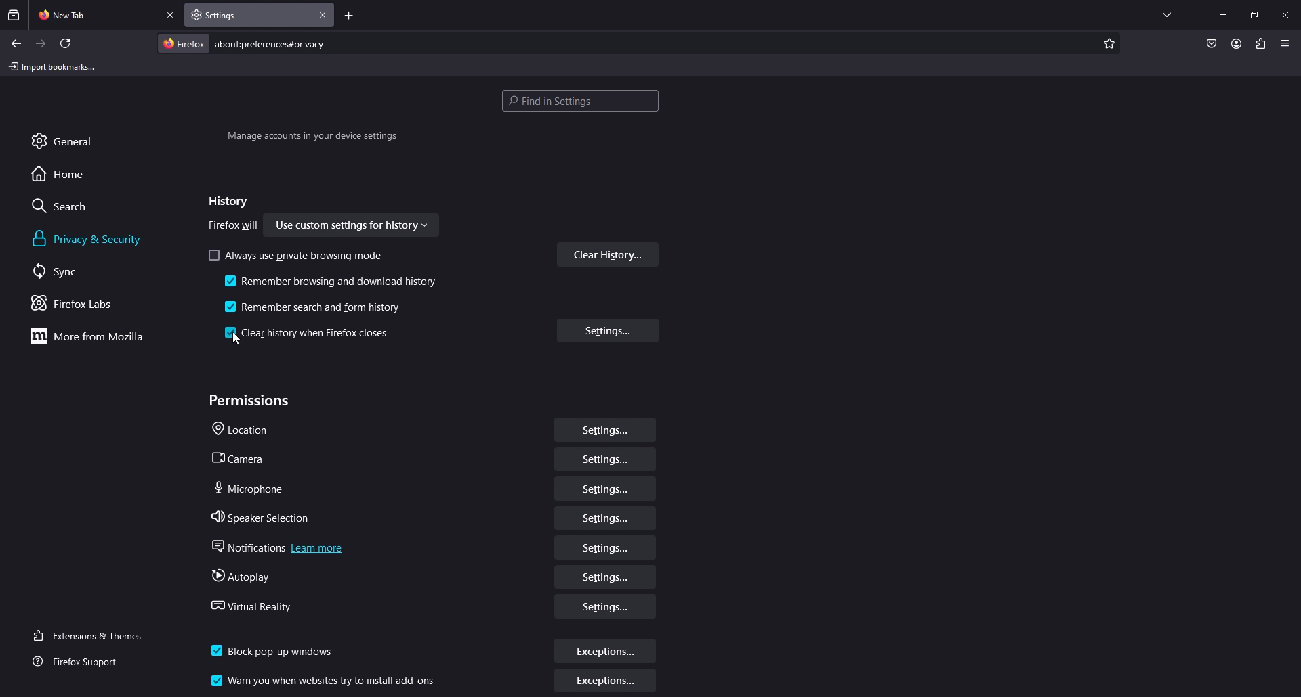  What do you see at coordinates (1284, 43) in the screenshot?
I see `application menu` at bounding box center [1284, 43].